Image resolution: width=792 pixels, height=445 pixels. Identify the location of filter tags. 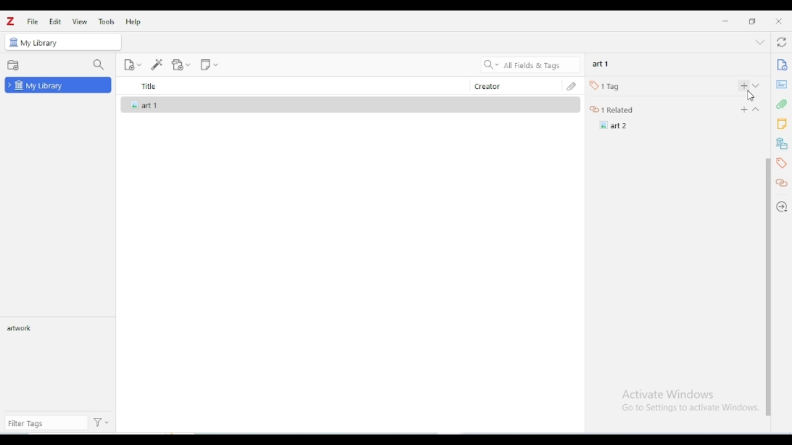
(46, 423).